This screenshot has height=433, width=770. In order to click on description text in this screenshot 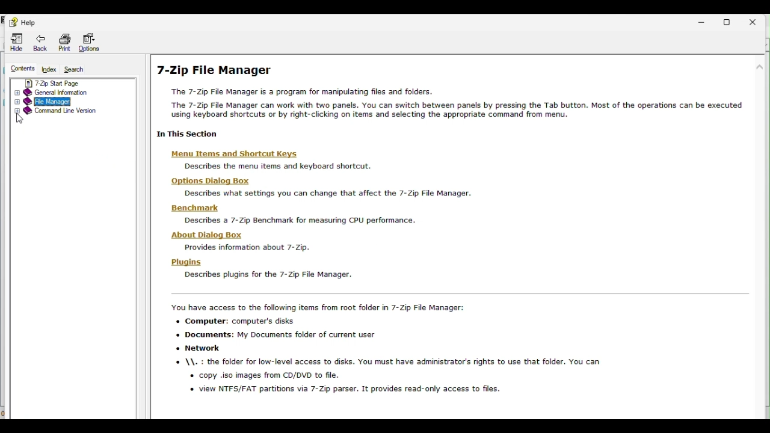, I will do `click(247, 247)`.